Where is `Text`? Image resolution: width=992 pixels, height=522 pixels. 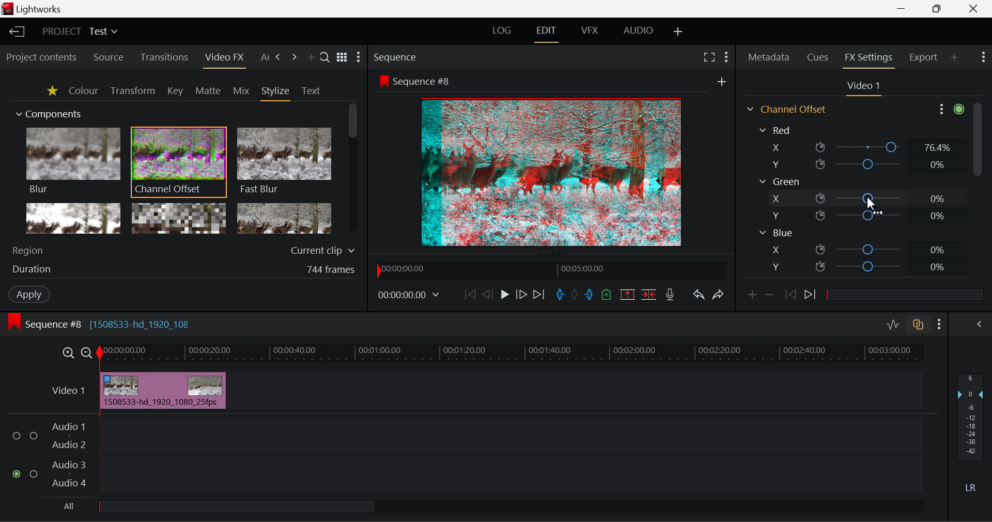 Text is located at coordinates (311, 91).